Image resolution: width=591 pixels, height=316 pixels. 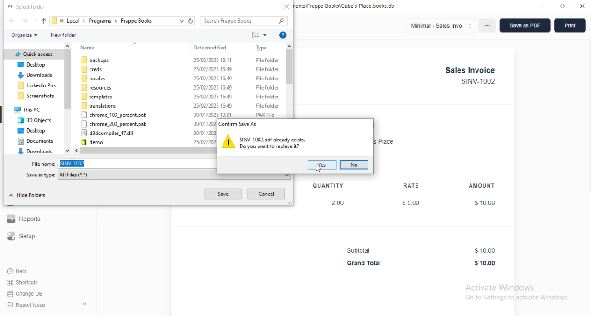 What do you see at coordinates (365, 263) in the screenshot?
I see `Grand Total` at bounding box center [365, 263].